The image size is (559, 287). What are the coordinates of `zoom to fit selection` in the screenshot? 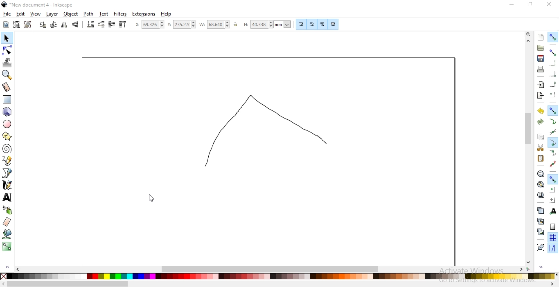 It's located at (540, 173).